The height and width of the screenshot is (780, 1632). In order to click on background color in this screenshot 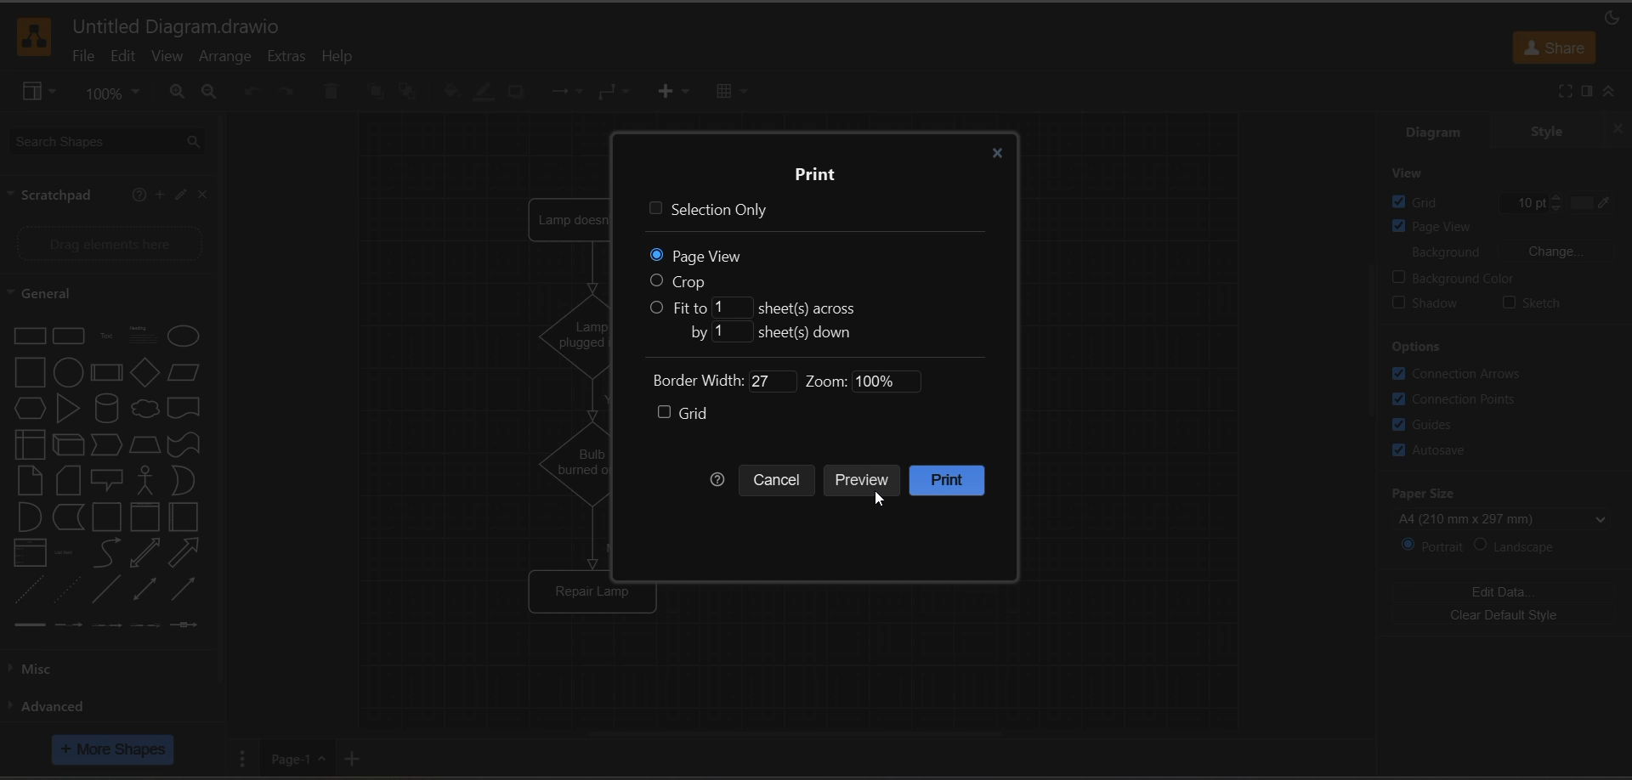, I will do `click(1474, 278)`.